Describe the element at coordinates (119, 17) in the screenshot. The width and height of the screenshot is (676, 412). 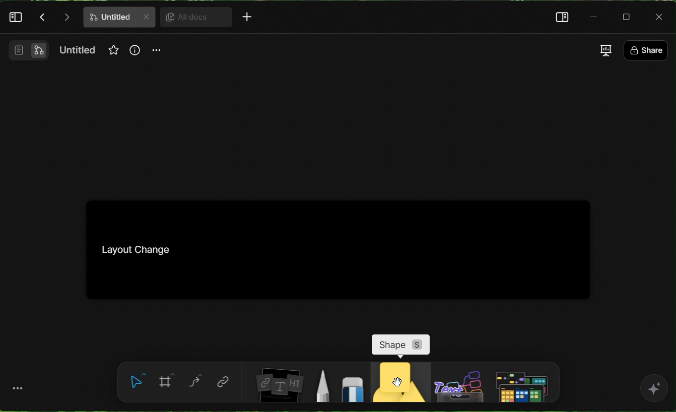
I see `doc` at that location.